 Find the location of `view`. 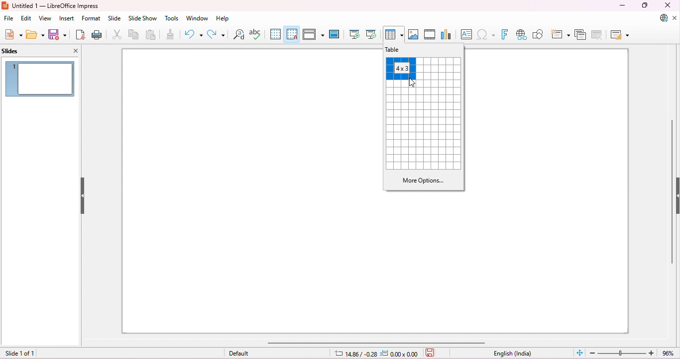

view is located at coordinates (46, 18).